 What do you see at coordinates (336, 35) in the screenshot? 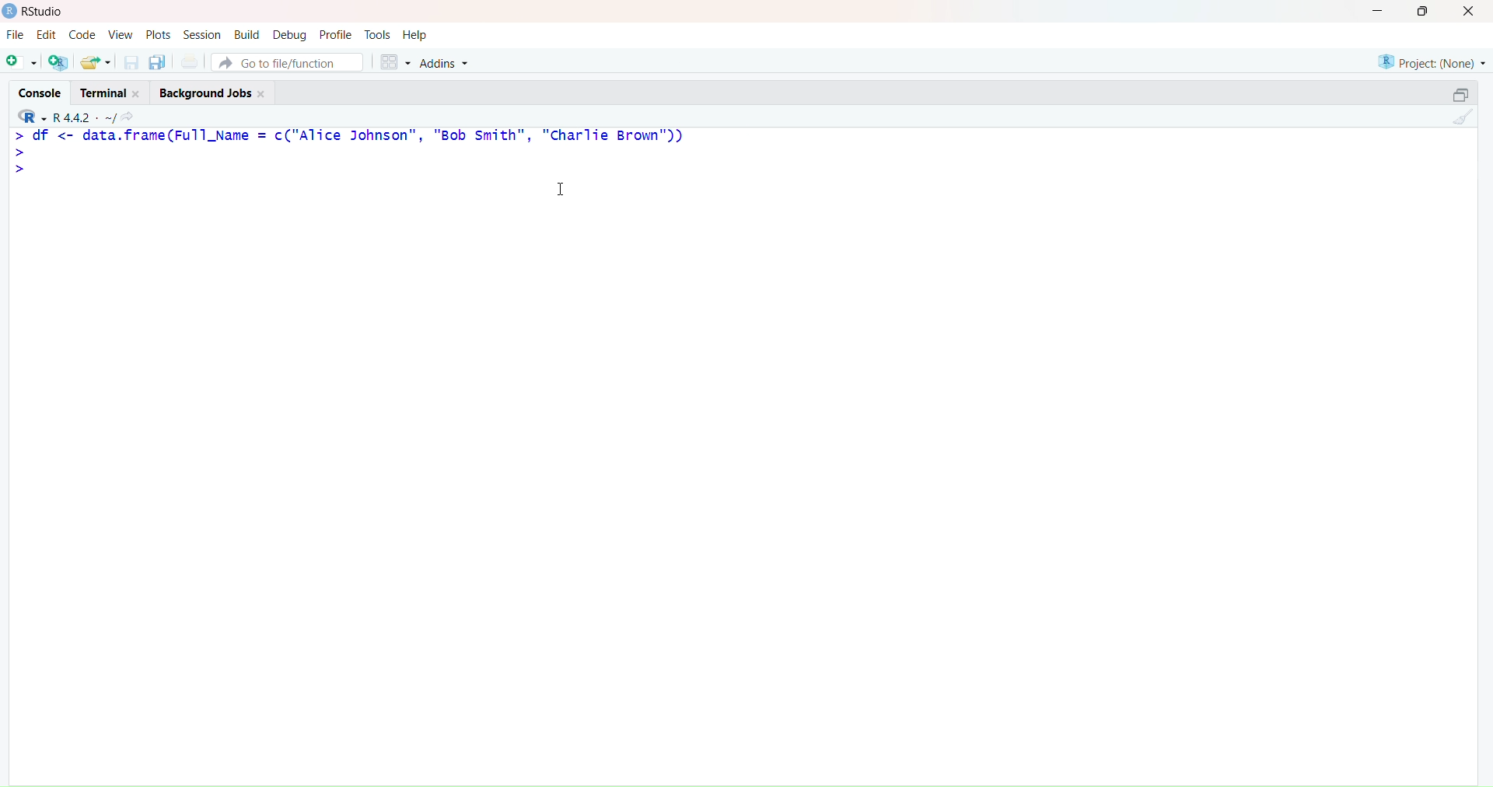
I see `Profile` at bounding box center [336, 35].